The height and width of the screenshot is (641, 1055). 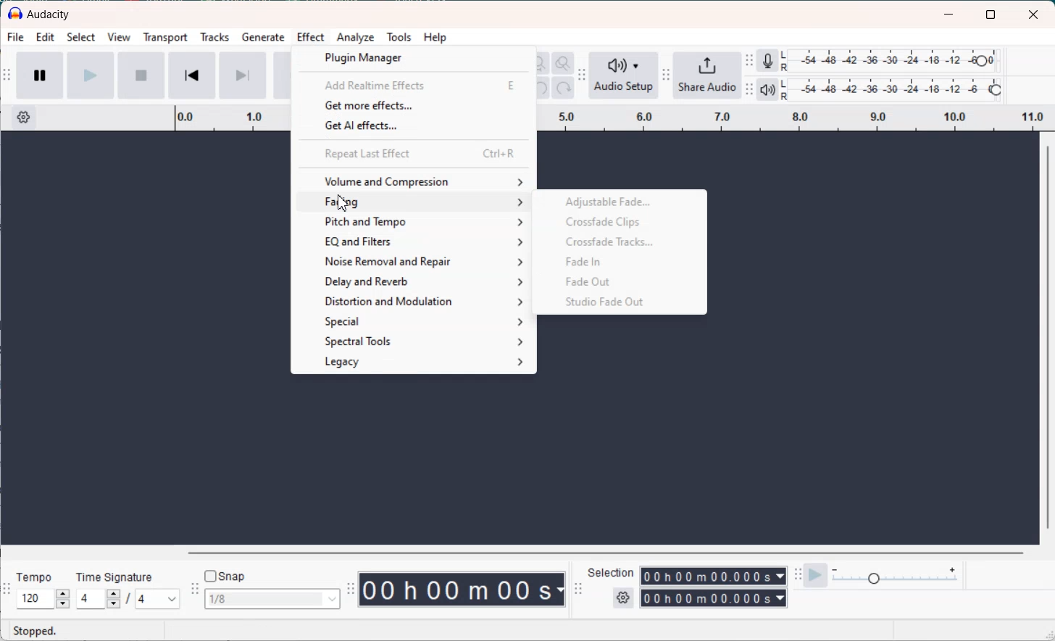 I want to click on Special, so click(x=416, y=321).